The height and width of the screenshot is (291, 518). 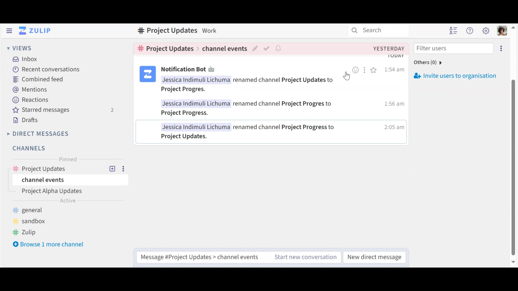 What do you see at coordinates (46, 69) in the screenshot?
I see `Recent Conversations` at bounding box center [46, 69].